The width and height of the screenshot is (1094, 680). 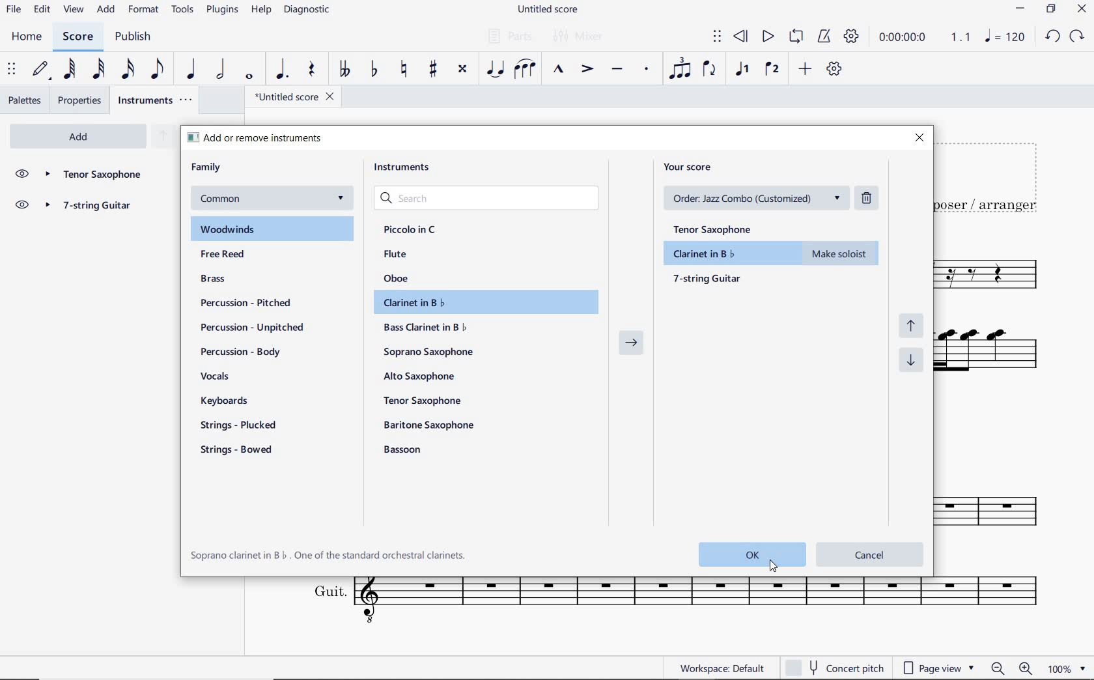 I want to click on SELECT TO MOVE, so click(x=718, y=38).